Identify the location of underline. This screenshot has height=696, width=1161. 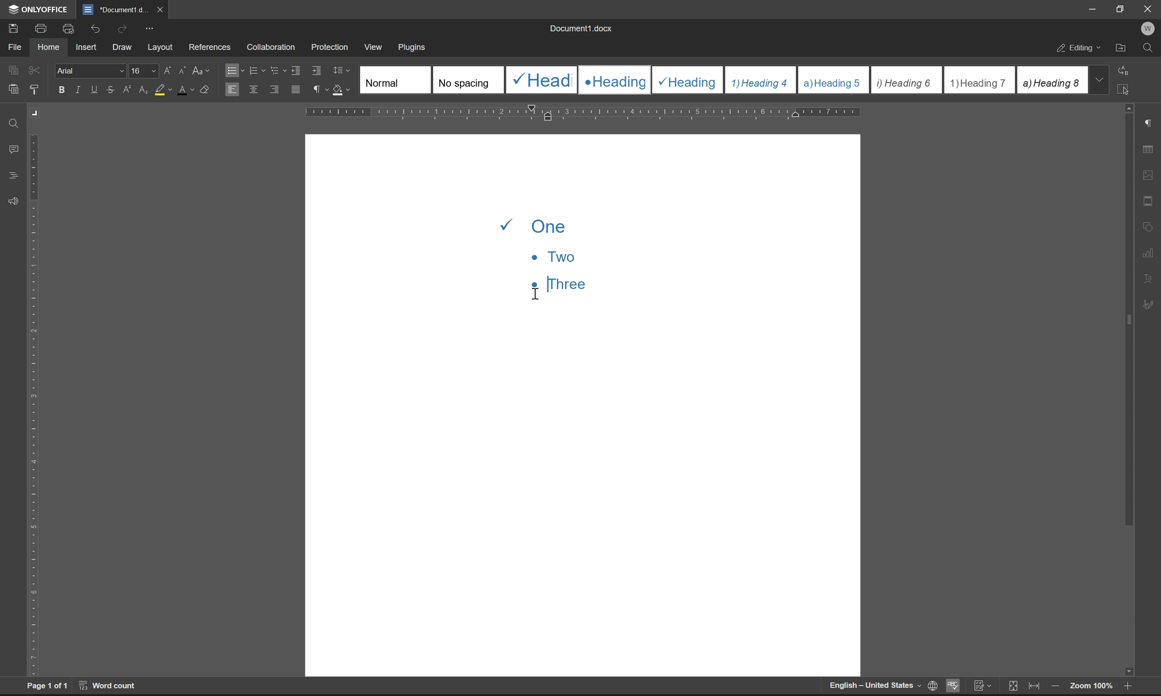
(95, 90).